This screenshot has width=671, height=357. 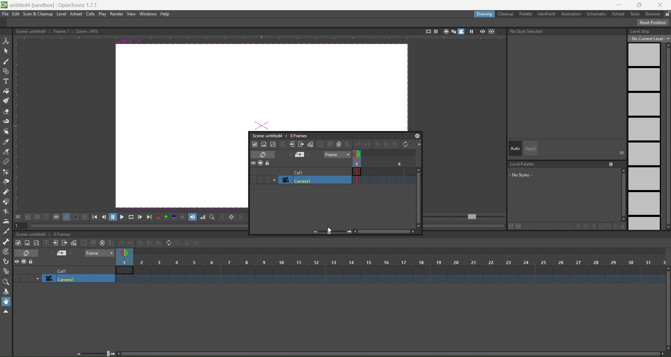 What do you see at coordinates (55, 243) in the screenshot?
I see `close sub xsheet` at bounding box center [55, 243].